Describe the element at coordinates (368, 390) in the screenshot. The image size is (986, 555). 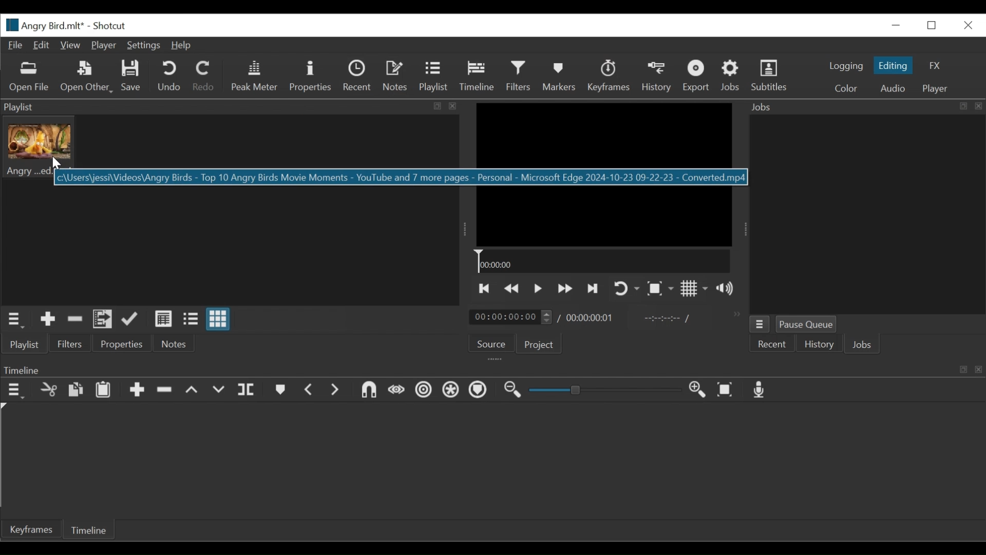
I see `Snap` at that location.